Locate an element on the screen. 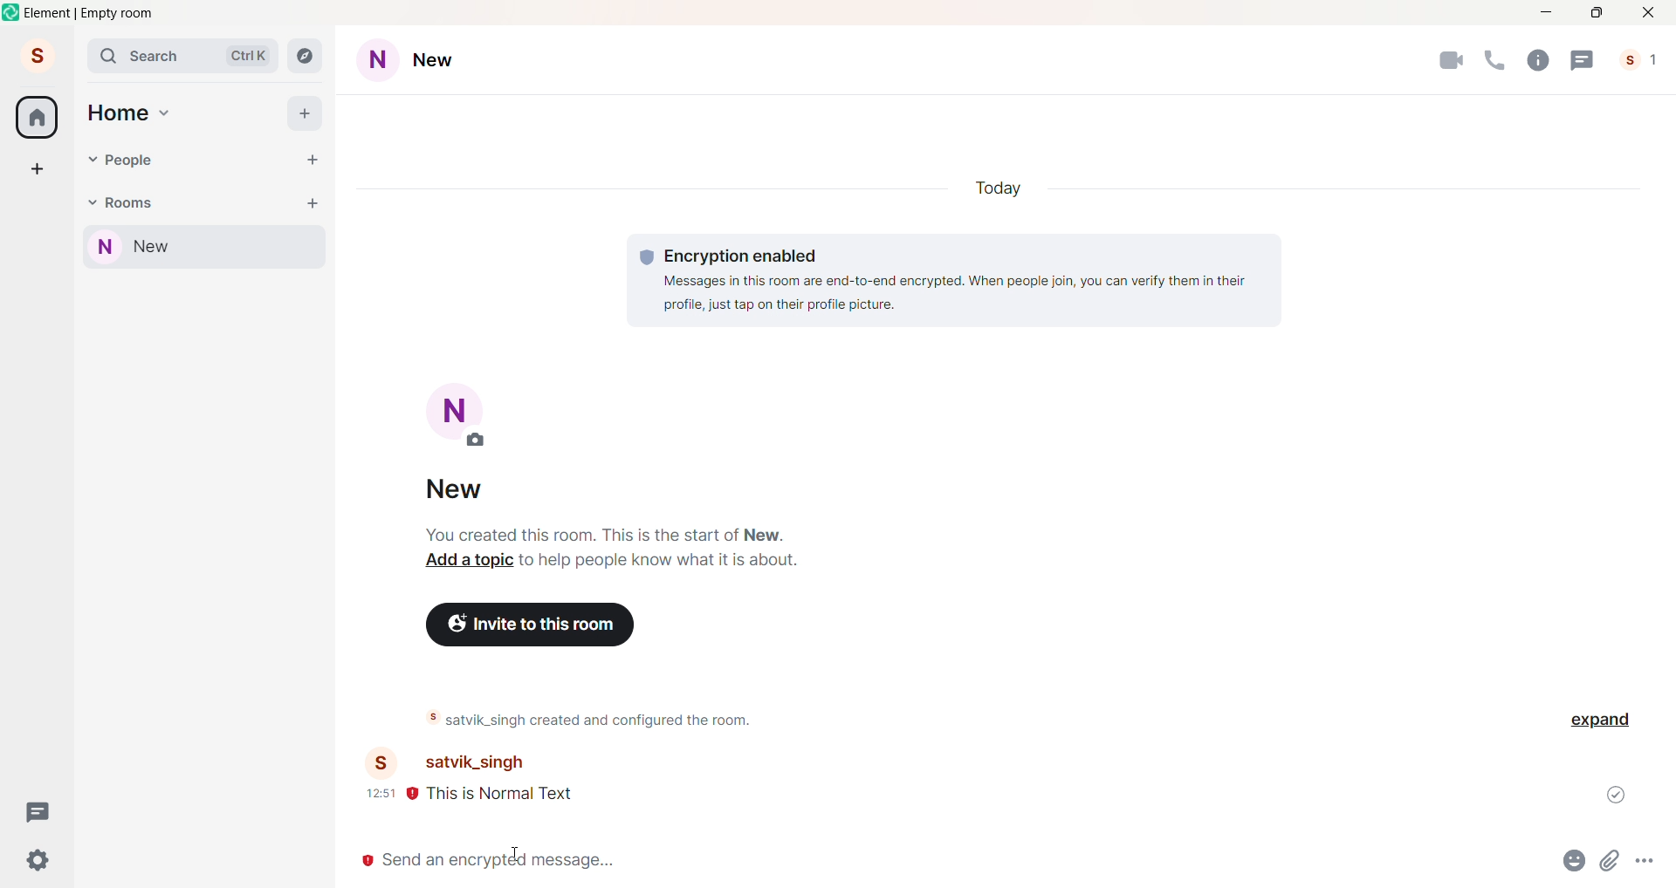 This screenshot has width=1676, height=888. Maximize is located at coordinates (1597, 13).